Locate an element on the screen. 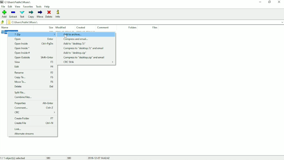  Test is located at coordinates (22, 14).